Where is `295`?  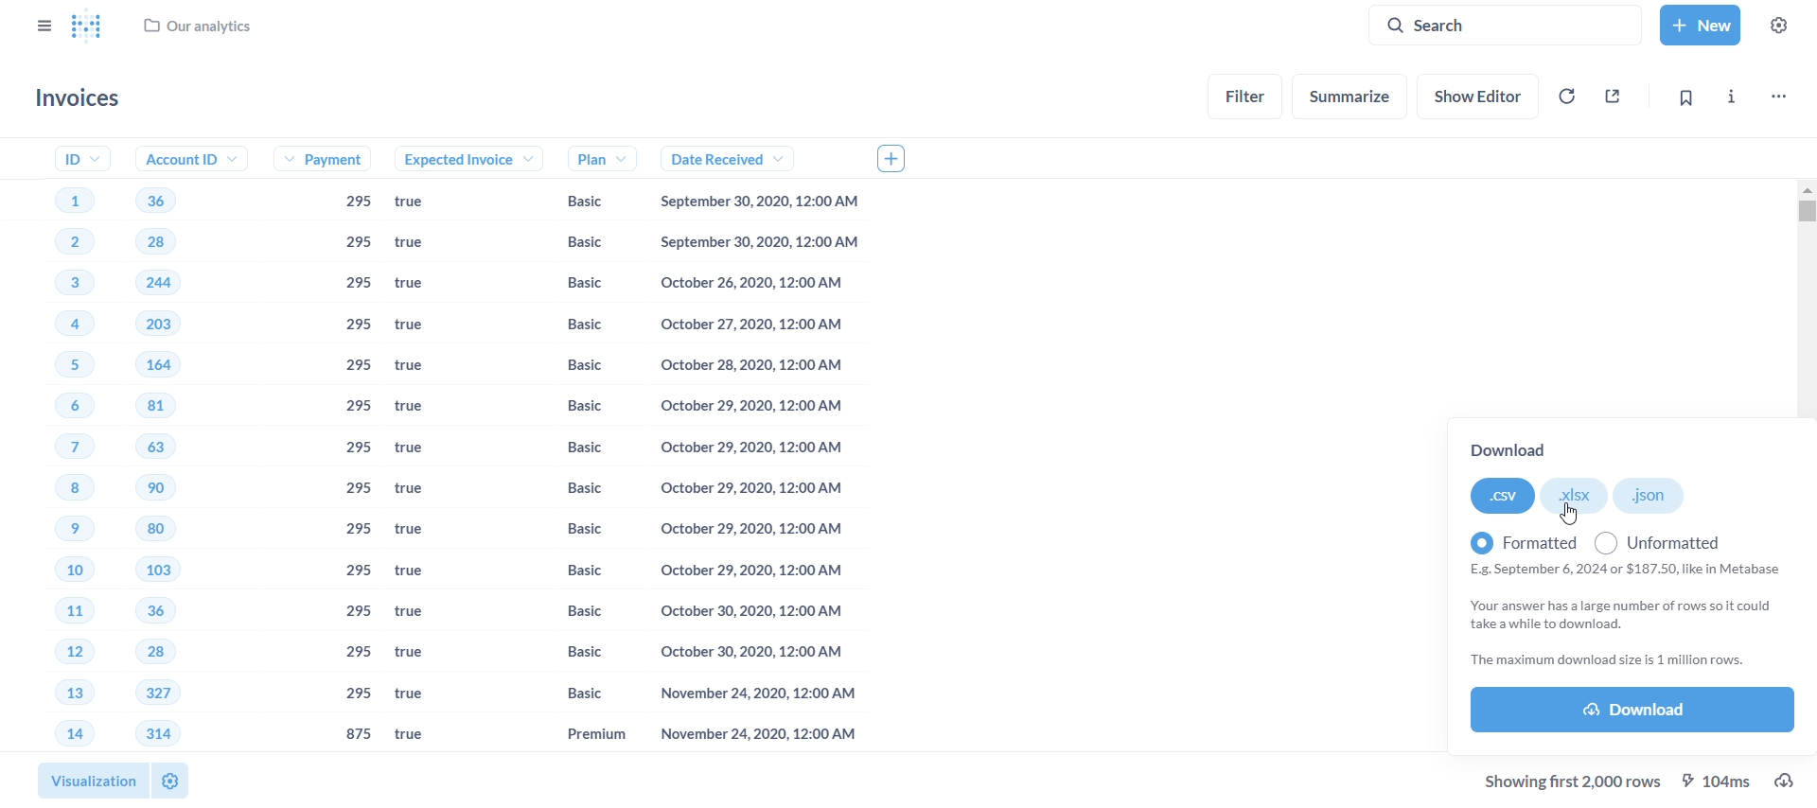 295 is located at coordinates (359, 650).